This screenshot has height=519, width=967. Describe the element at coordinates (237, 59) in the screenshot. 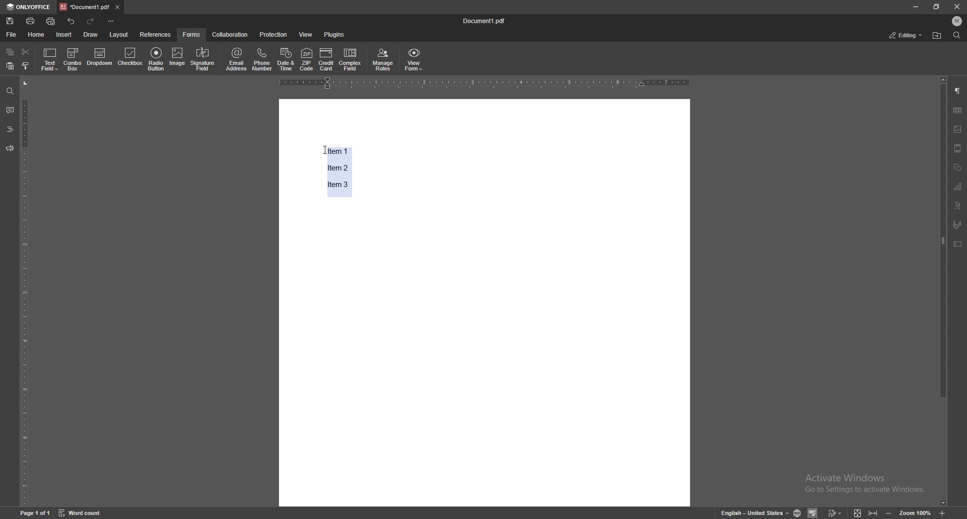

I see `email address` at that location.